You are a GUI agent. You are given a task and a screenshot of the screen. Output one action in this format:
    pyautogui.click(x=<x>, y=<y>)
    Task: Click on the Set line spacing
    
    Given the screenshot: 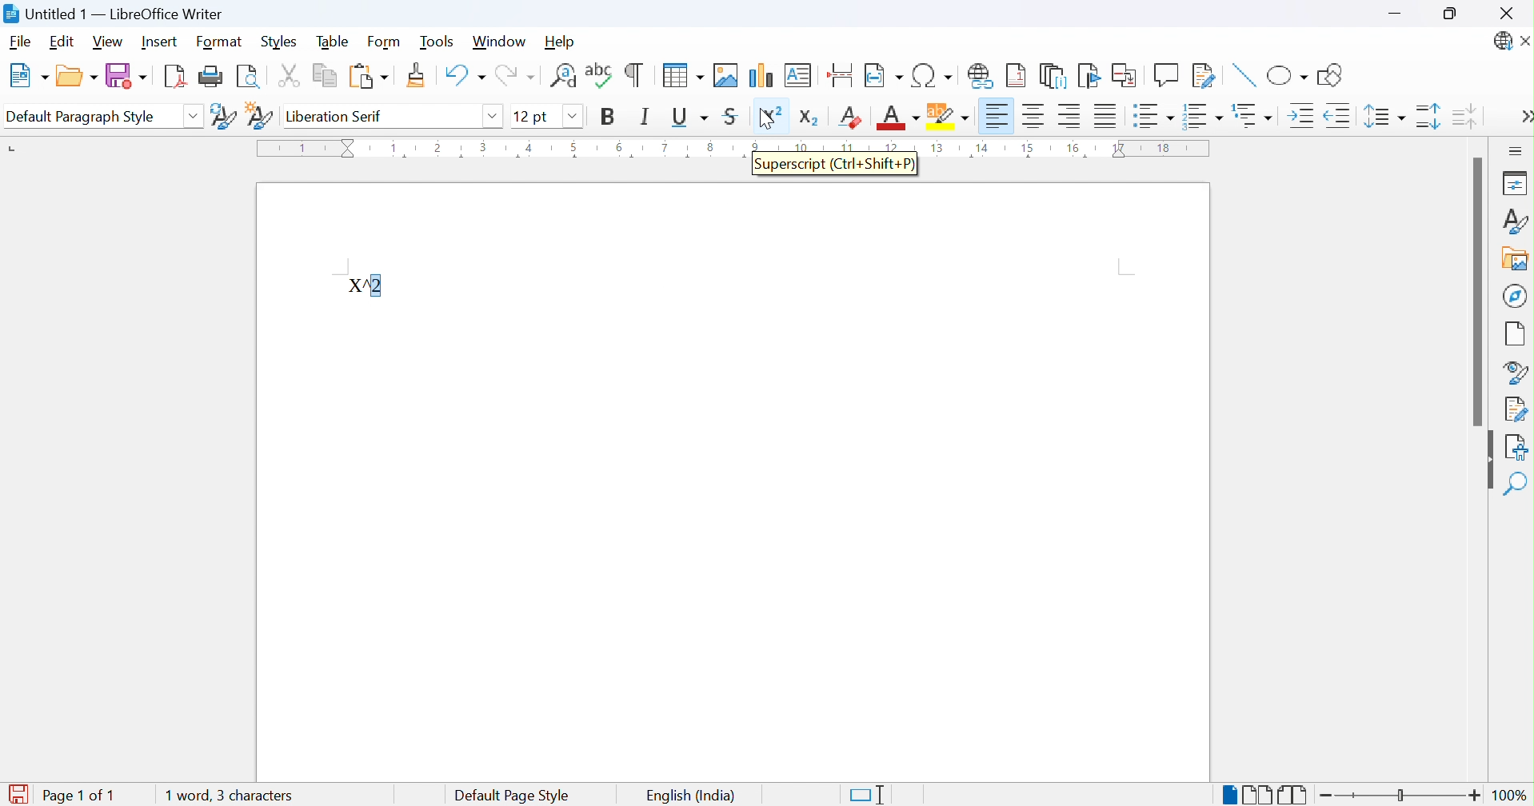 What is the action you would take?
    pyautogui.click(x=1384, y=116)
    